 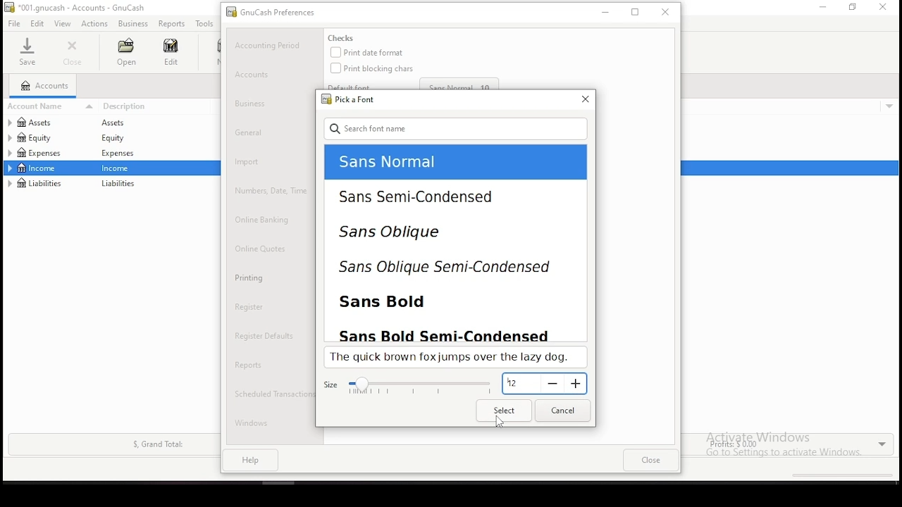 I want to click on accounts, so click(x=44, y=86).